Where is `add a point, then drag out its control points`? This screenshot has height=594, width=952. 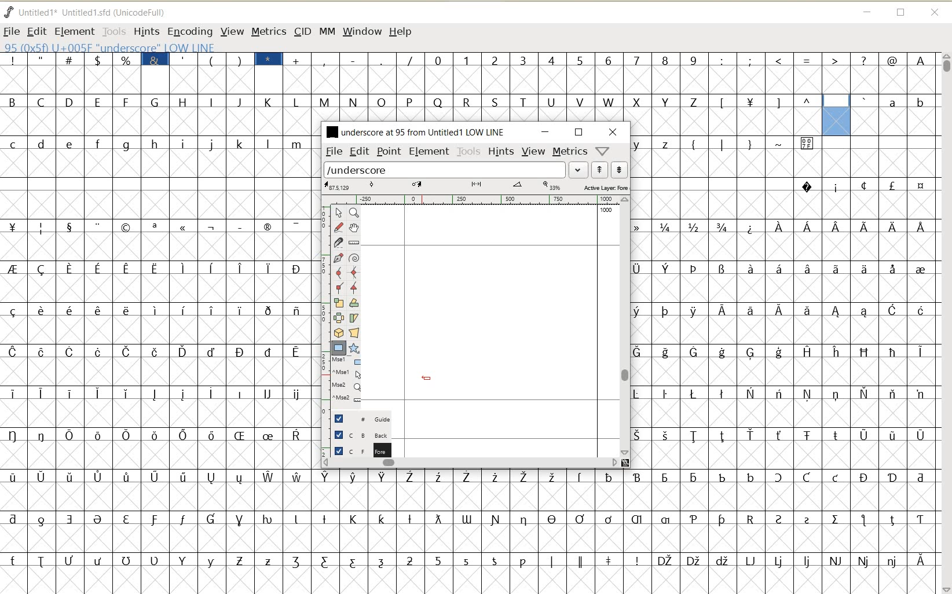 add a point, then drag out its control points is located at coordinates (339, 258).